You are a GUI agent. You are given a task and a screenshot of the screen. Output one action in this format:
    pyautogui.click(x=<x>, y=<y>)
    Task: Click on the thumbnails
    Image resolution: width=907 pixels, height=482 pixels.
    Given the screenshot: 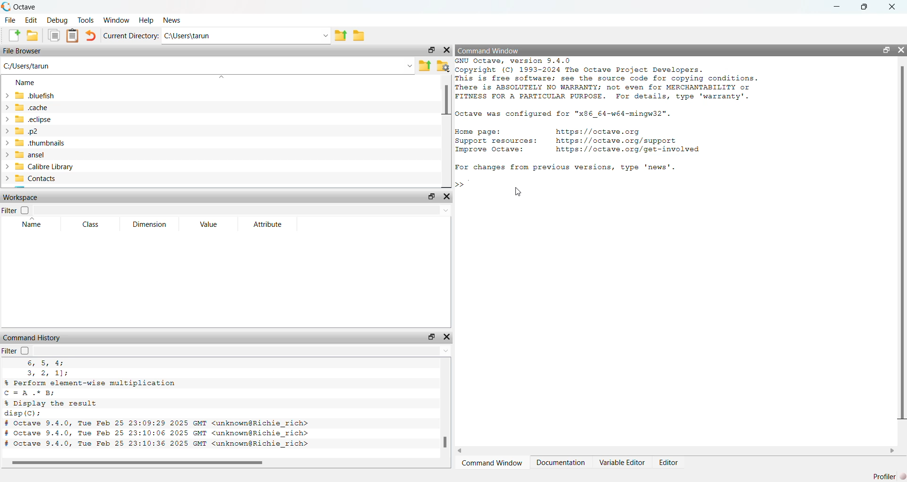 What is the action you would take?
    pyautogui.click(x=40, y=144)
    